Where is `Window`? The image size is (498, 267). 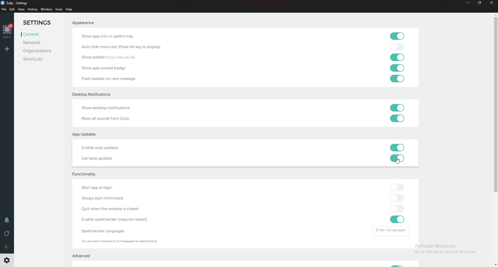
Window is located at coordinates (47, 9).